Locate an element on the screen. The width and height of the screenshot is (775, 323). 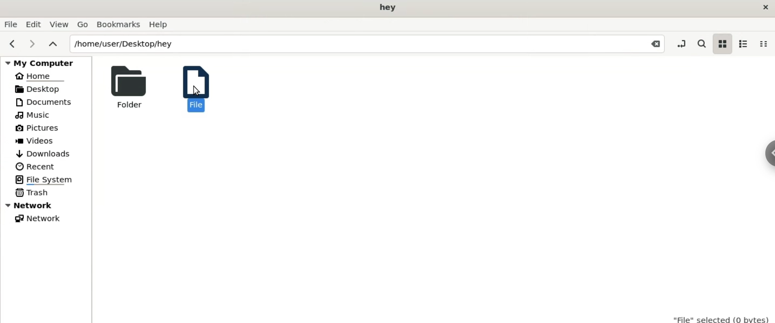
search is located at coordinates (701, 44).